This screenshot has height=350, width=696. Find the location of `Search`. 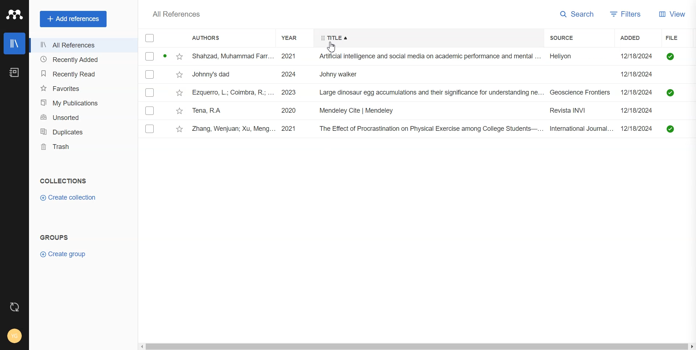

Search is located at coordinates (578, 13).